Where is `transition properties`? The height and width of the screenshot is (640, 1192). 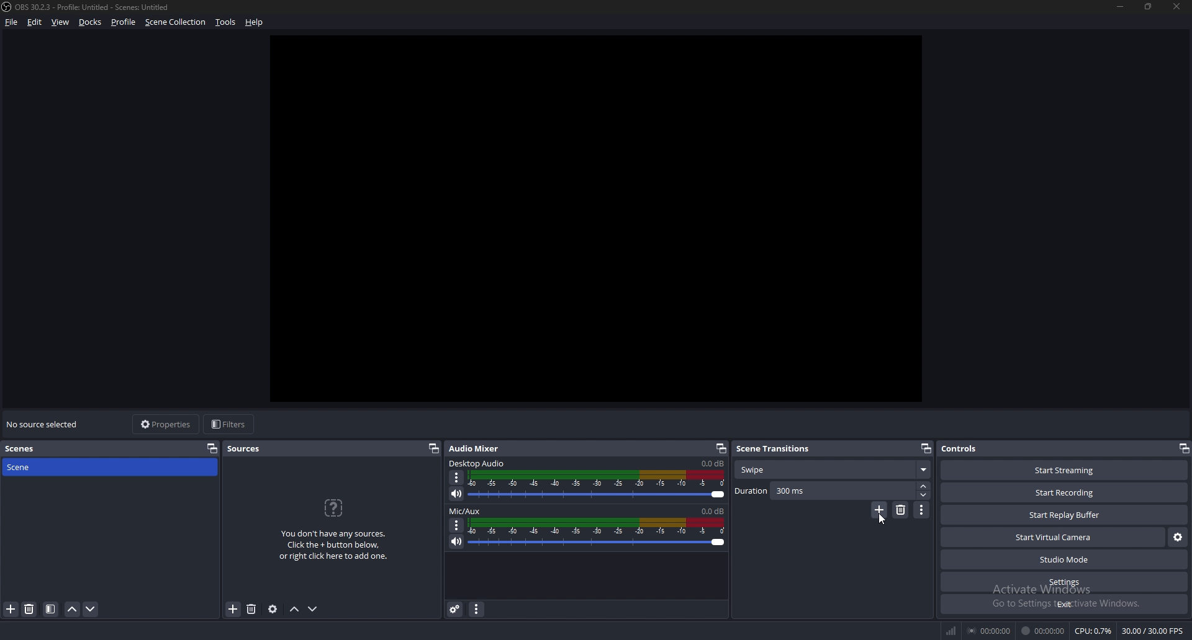 transition properties is located at coordinates (923, 510).